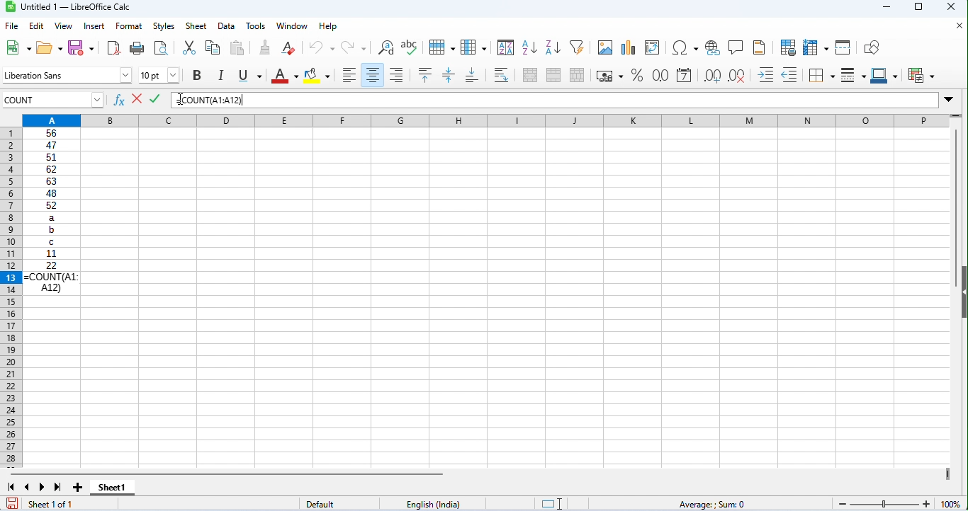 This screenshot has height=511, width=968. Describe the element at coordinates (327, 27) in the screenshot. I see `help` at that location.